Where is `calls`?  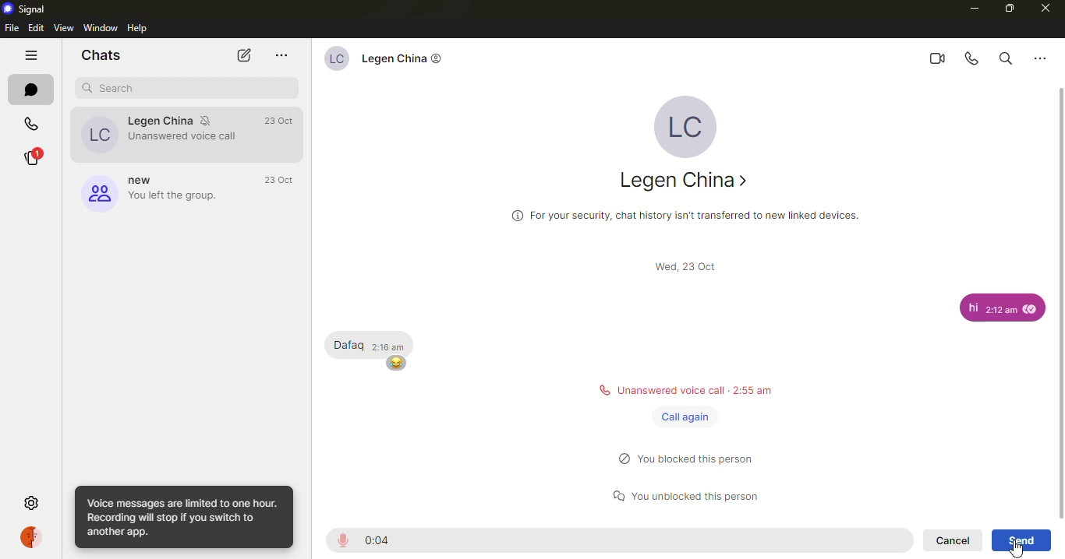
calls is located at coordinates (35, 123).